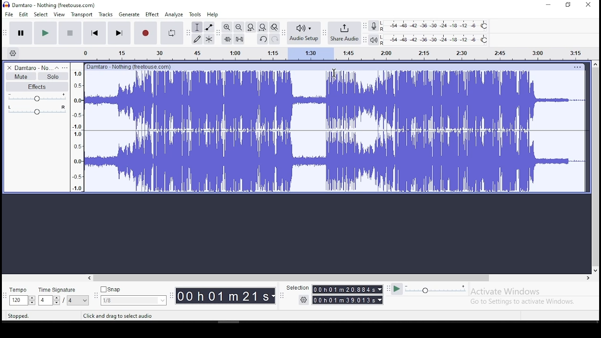 The image size is (601, 338). What do you see at coordinates (364, 39) in the screenshot?
I see `` at bounding box center [364, 39].